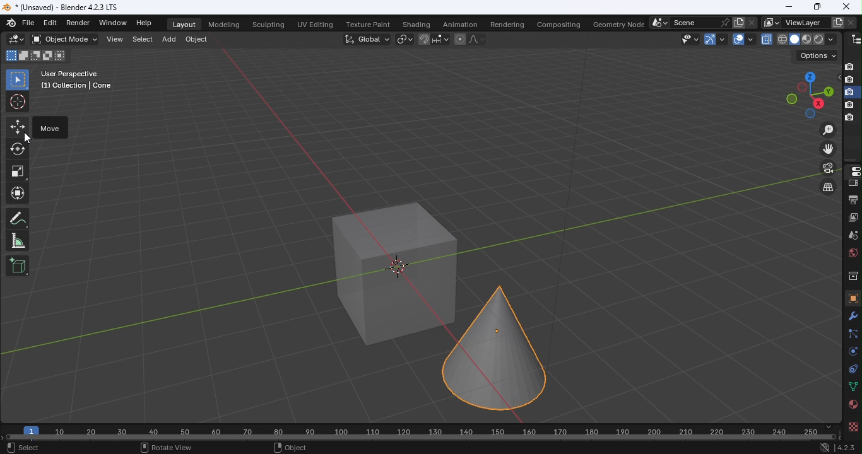 The image size is (862, 454). What do you see at coordinates (810, 115) in the screenshot?
I see `Rotate the view` at bounding box center [810, 115].